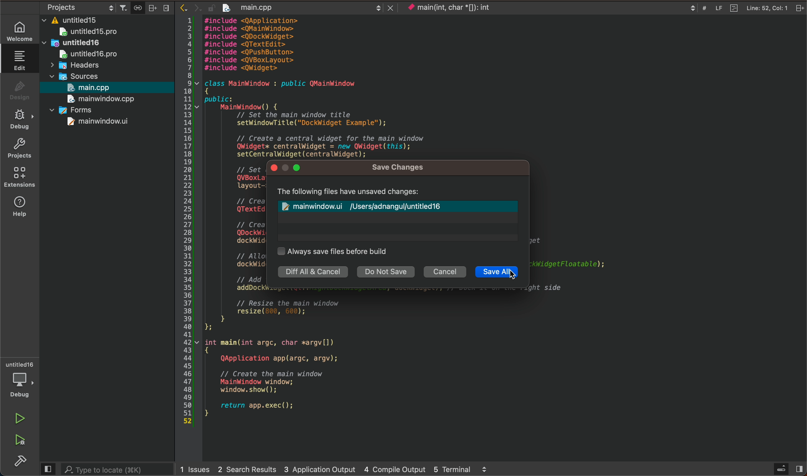 Image resolution: width=807 pixels, height=476 pixels. I want to click on run, so click(19, 418).